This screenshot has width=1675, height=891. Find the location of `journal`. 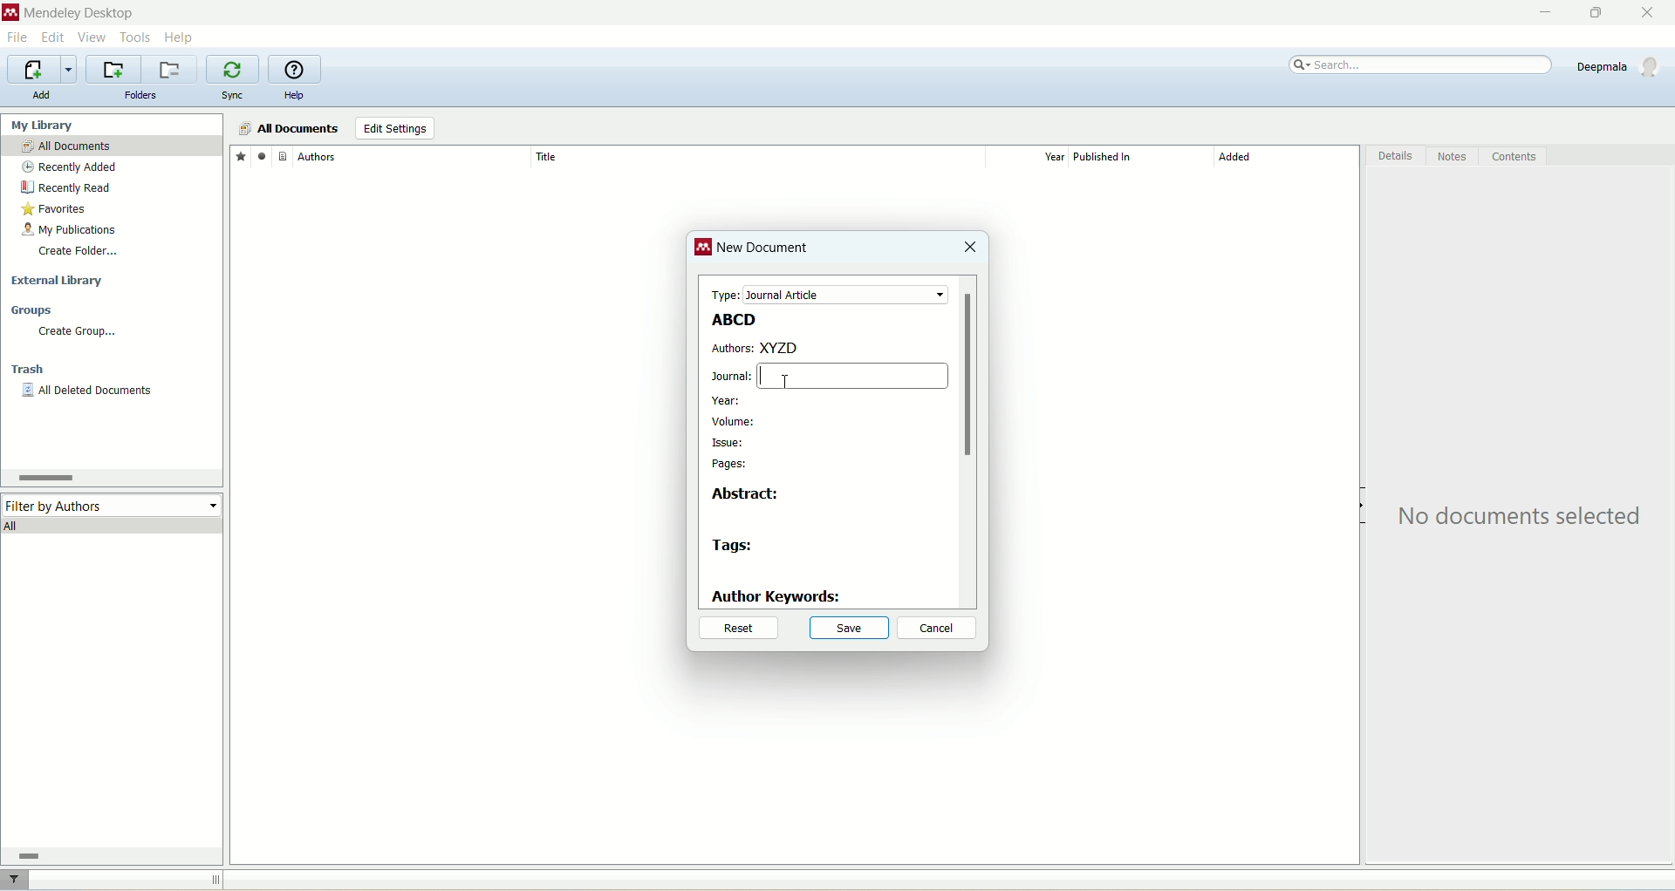

journal is located at coordinates (724, 377).